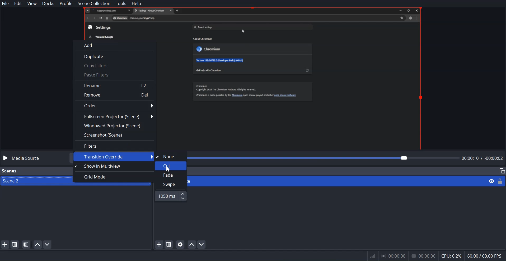 This screenshot has width=506, height=261. What do you see at coordinates (338, 181) in the screenshot?
I see `Media Source` at bounding box center [338, 181].